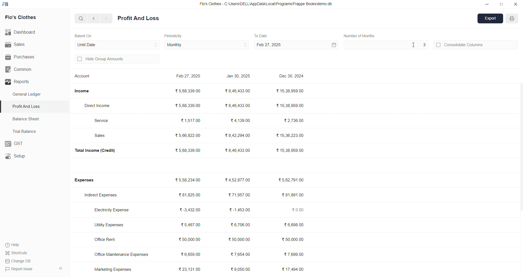 The image size is (523, 277). I want to click on Setup, so click(32, 156).